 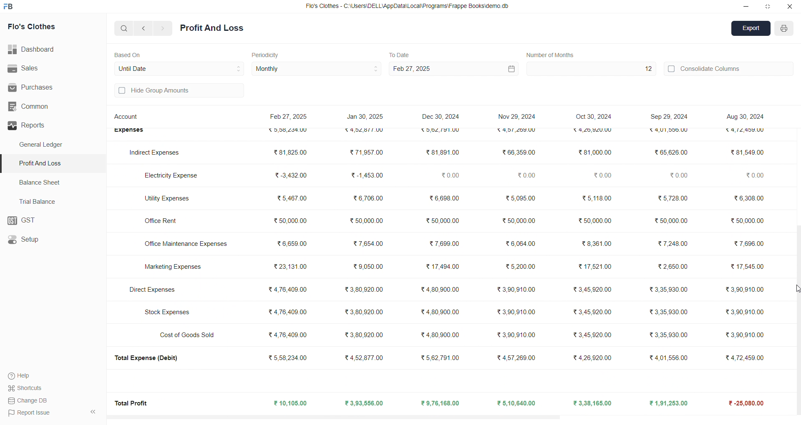 I want to click on Feb 27, 2025, so click(x=452, y=69).